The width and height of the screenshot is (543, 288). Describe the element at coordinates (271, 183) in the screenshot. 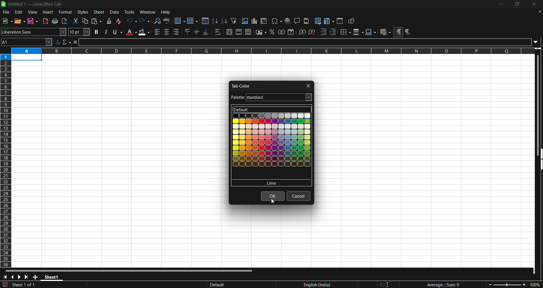

I see `default` at that location.